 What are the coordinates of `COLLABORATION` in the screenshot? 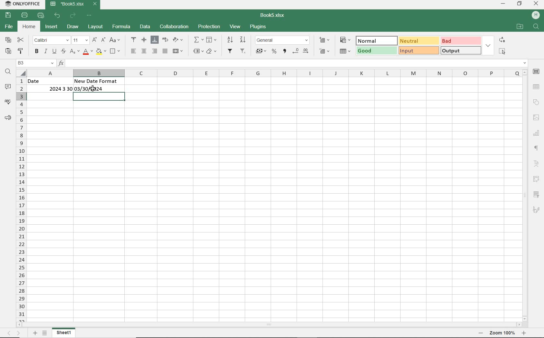 It's located at (175, 27).